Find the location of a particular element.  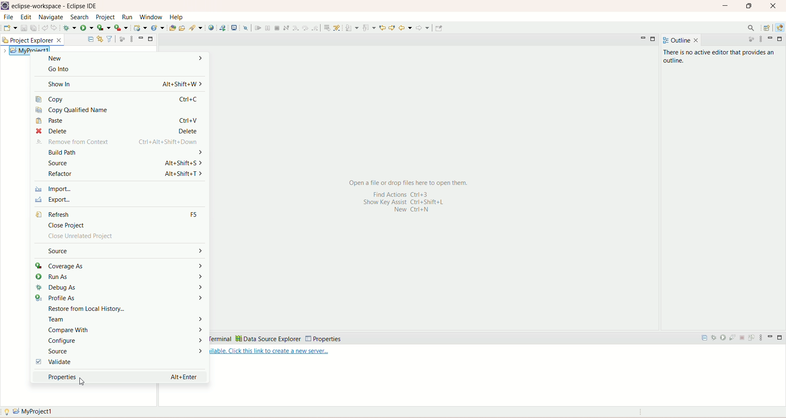

source is located at coordinates (119, 164).